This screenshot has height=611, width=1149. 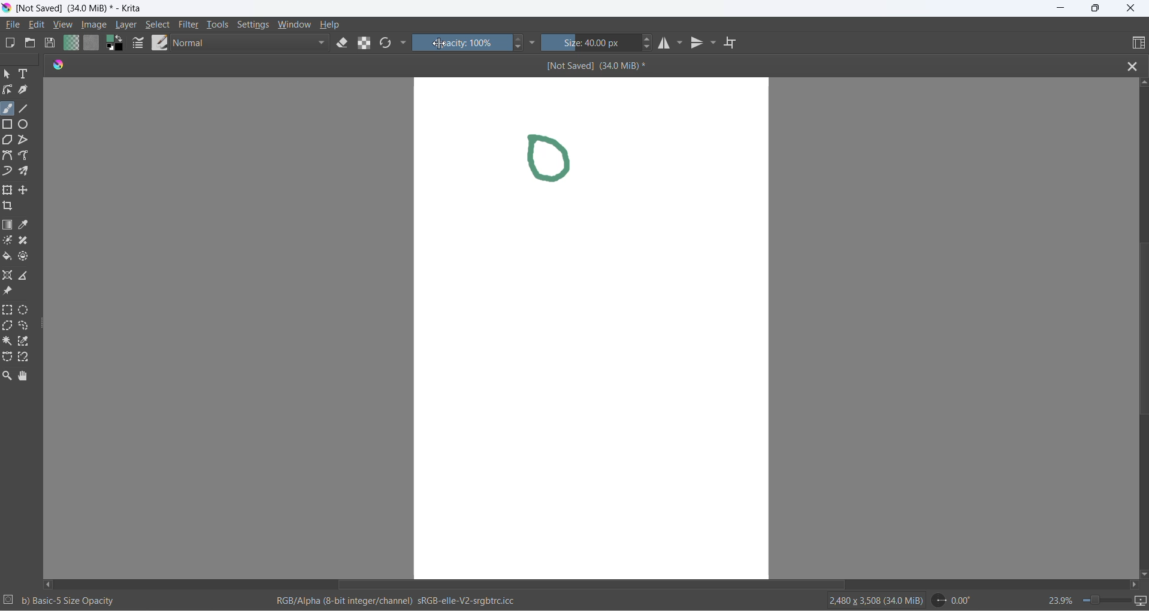 What do you see at coordinates (8, 226) in the screenshot?
I see `draw gradient` at bounding box center [8, 226].